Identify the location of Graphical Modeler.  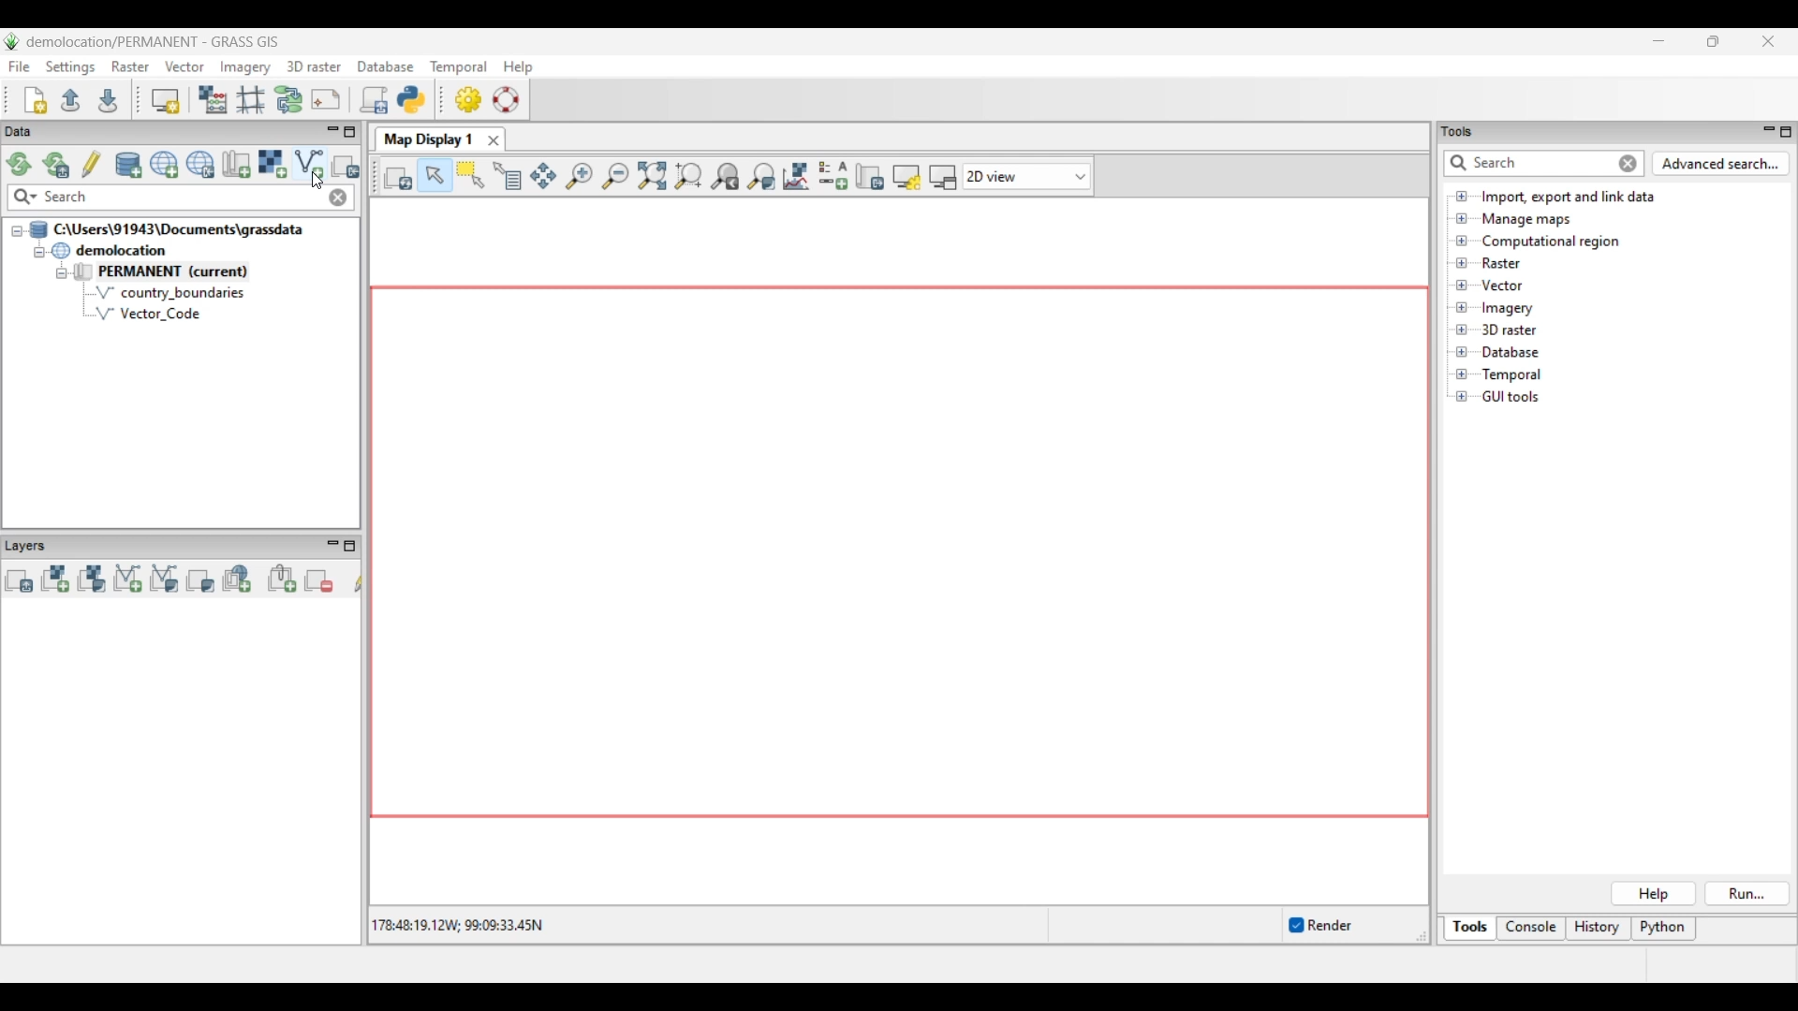
(289, 99).